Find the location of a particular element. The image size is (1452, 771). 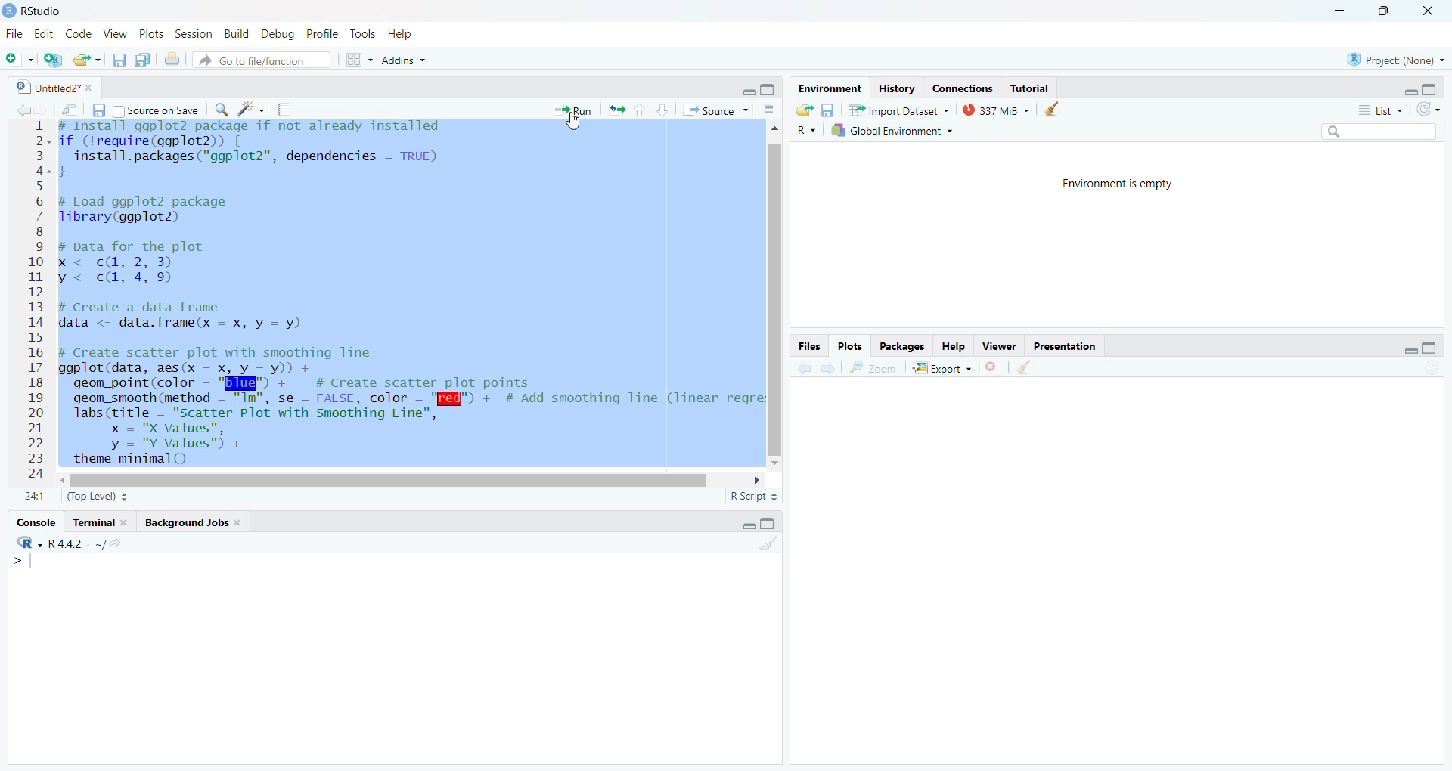

12345678910112131415161718192021222324 is located at coordinates (33, 302).